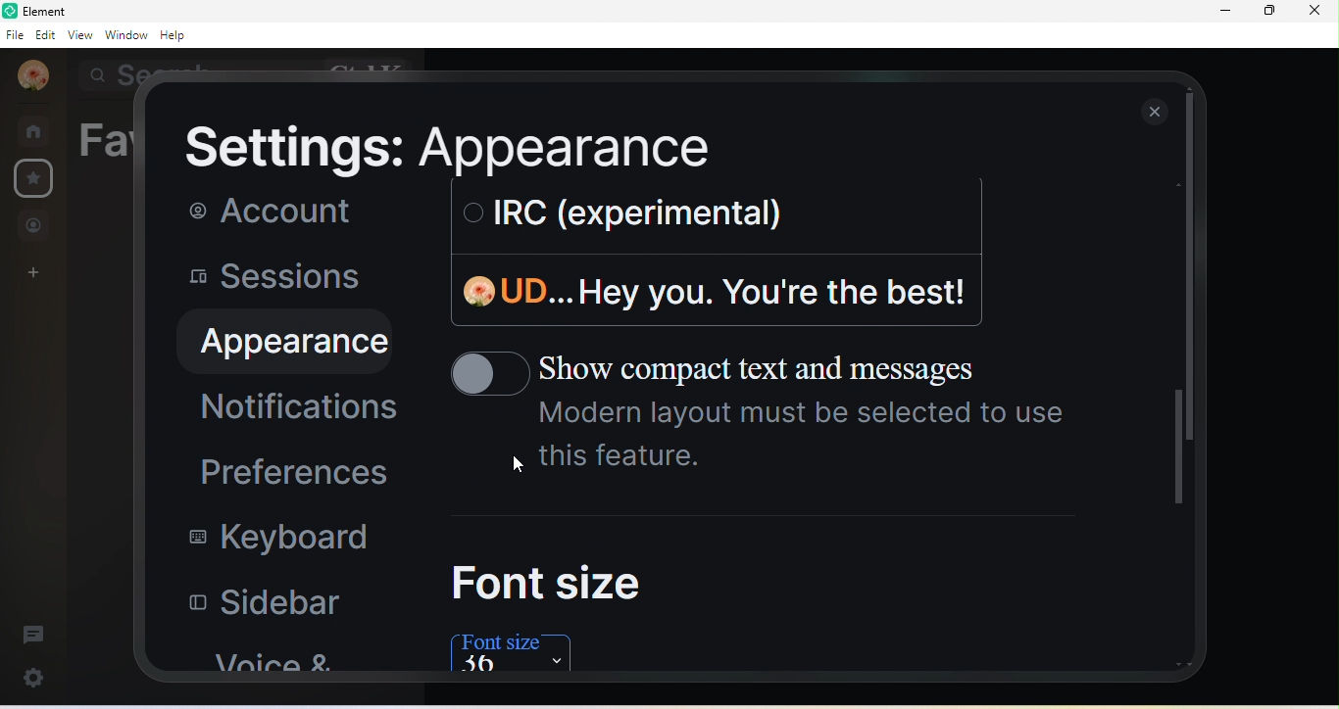  I want to click on thread, so click(31, 632).